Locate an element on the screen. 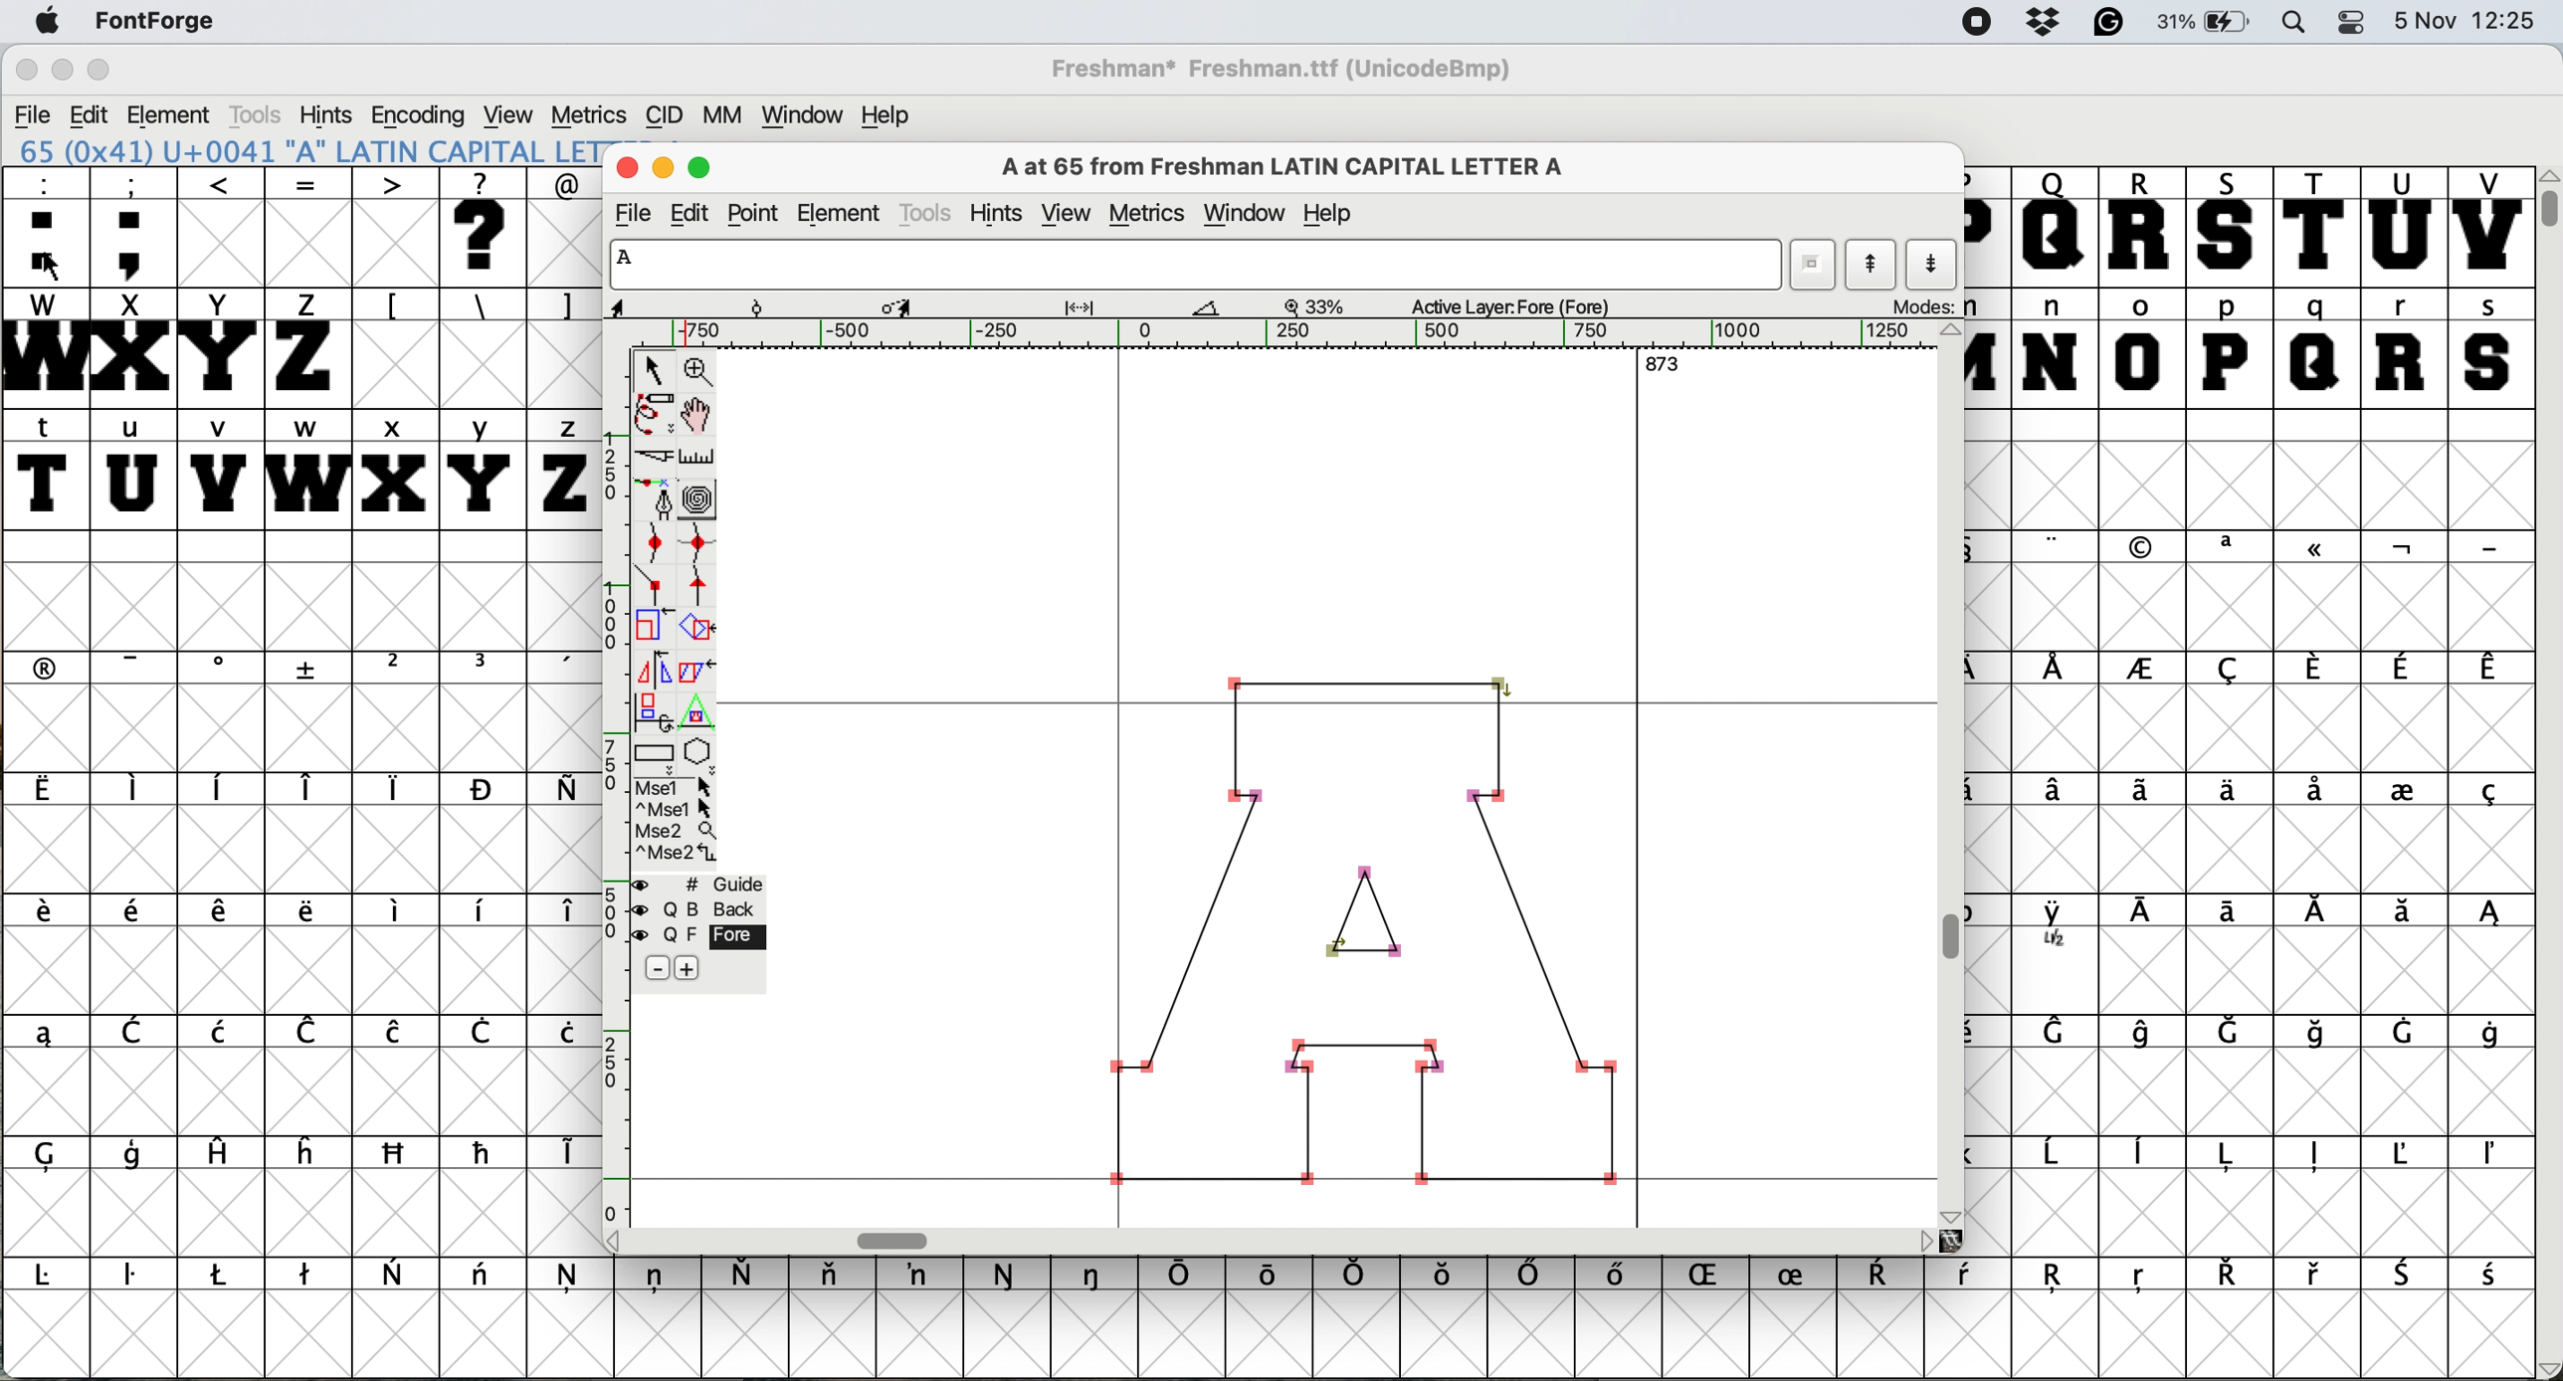 The width and height of the screenshot is (2563, 1381).  is located at coordinates (398, 670).